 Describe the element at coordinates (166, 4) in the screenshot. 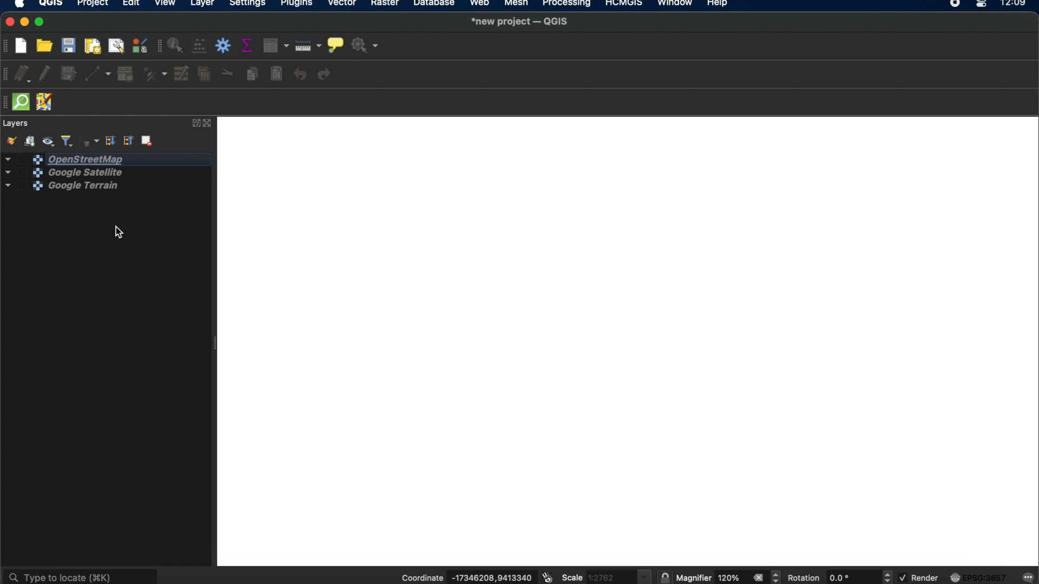

I see `view` at that location.